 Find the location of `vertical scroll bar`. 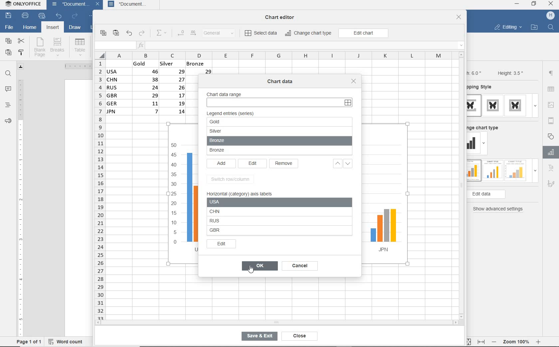

vertical scroll bar is located at coordinates (464, 185).